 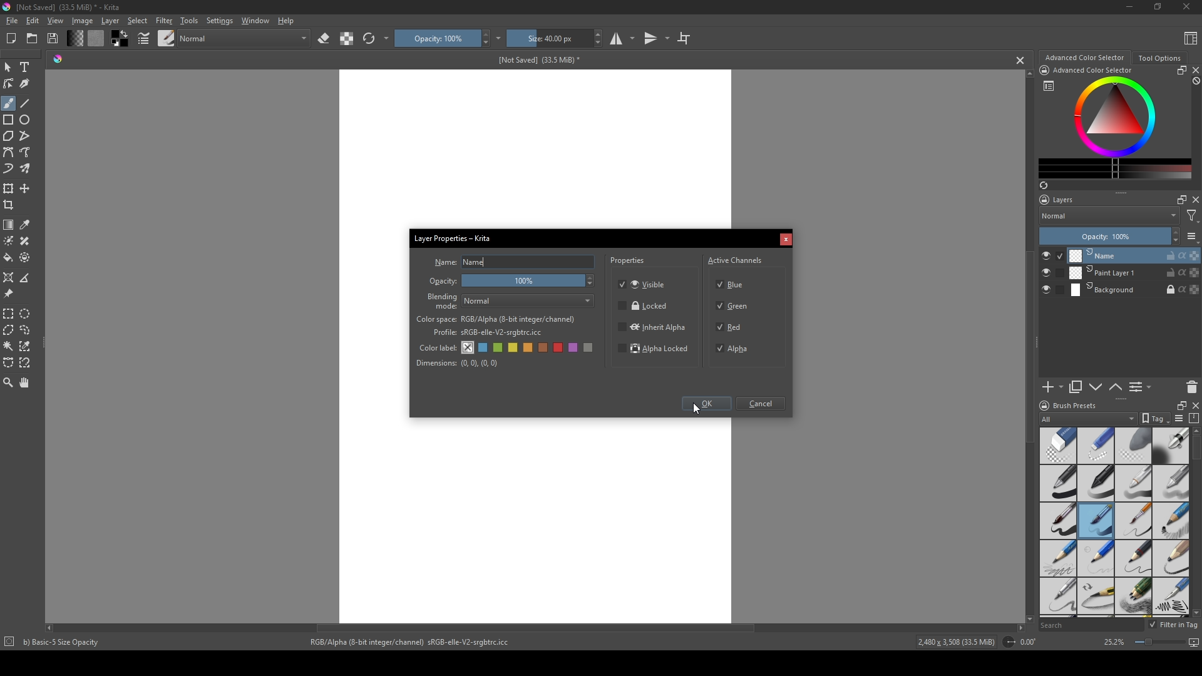 What do you see at coordinates (1192, 387) in the screenshot?
I see `delete` at bounding box center [1192, 387].